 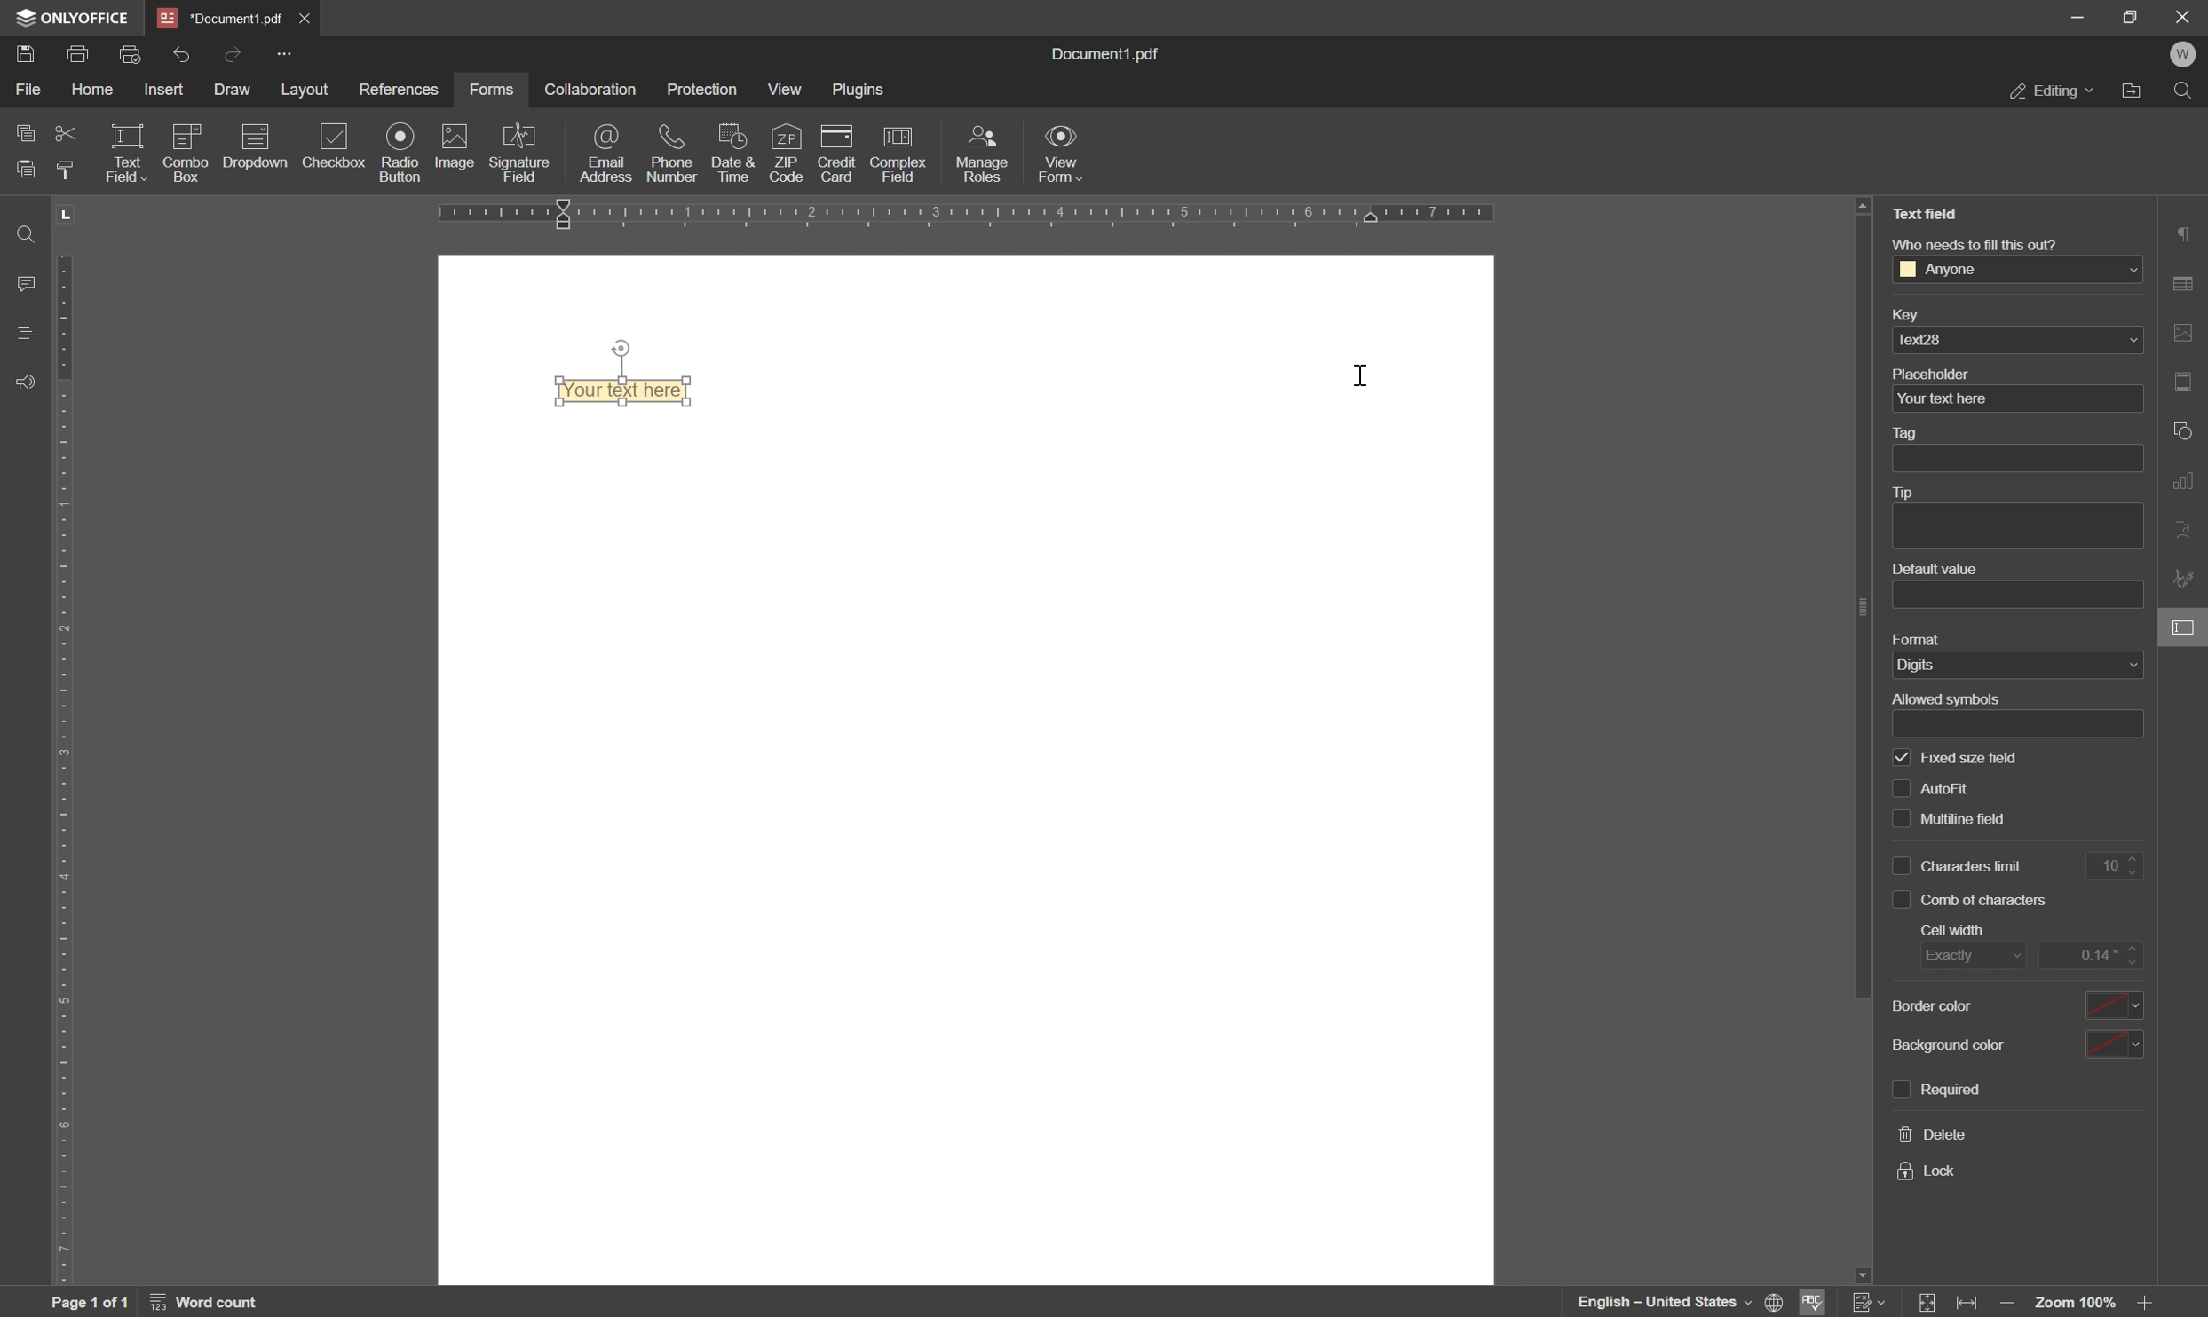 I want to click on close, so click(x=2183, y=17).